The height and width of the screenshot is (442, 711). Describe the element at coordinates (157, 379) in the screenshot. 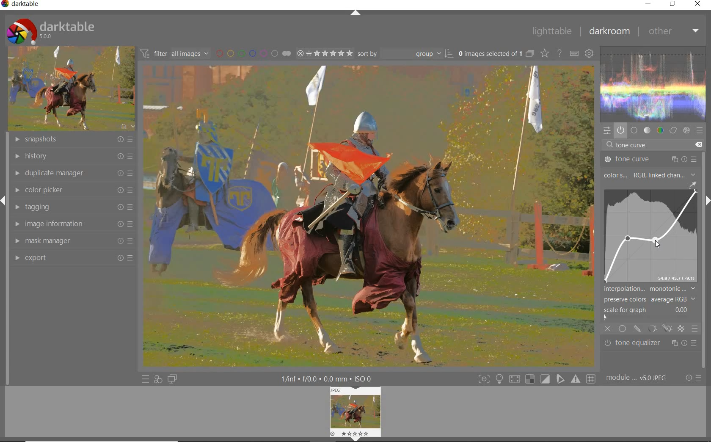

I see `quick access for applying any of your styles` at that location.